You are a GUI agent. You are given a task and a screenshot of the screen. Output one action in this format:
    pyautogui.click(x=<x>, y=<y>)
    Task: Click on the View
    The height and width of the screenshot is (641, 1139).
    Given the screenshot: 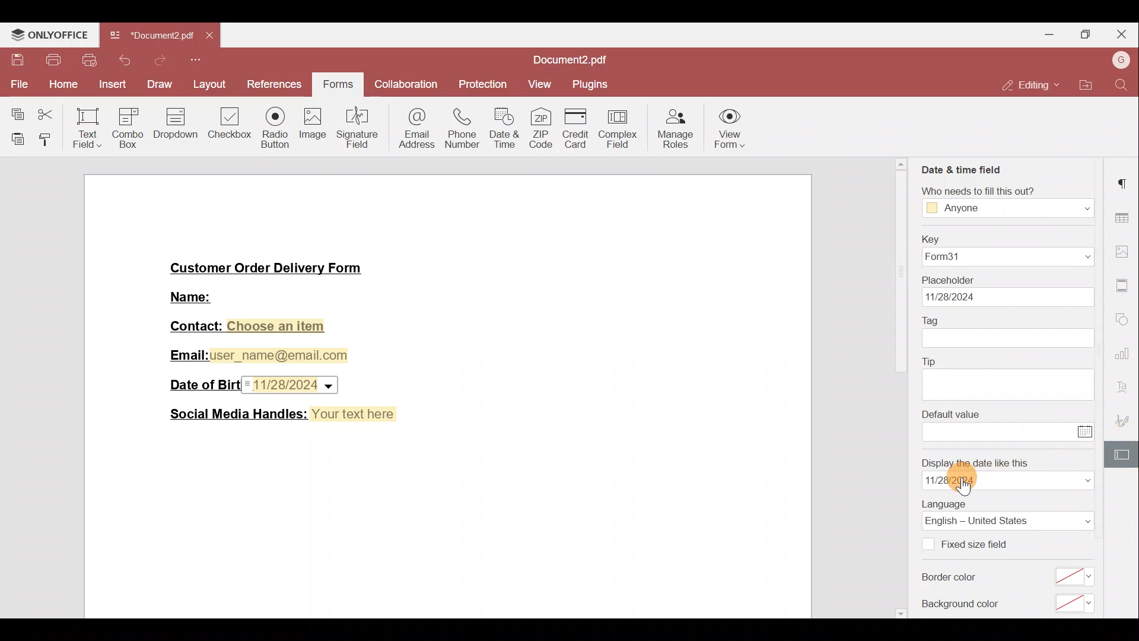 What is the action you would take?
    pyautogui.click(x=543, y=82)
    